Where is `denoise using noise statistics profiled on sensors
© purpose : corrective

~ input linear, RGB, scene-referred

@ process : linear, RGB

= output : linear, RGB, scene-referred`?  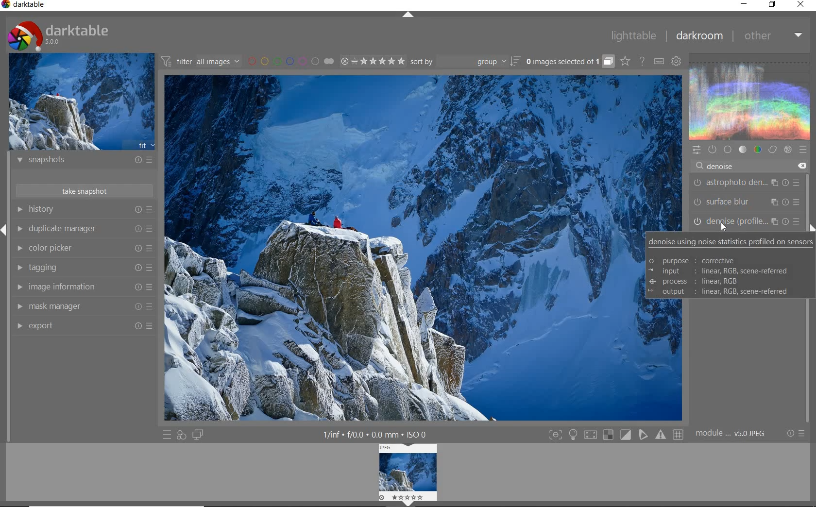 denoise using noise statistics profiled on sensors
© purpose : corrective

~ input linear, RGB, scene-referred

@ process : linear, RGB

= output : linear, RGB, scene-referred is located at coordinates (730, 268).